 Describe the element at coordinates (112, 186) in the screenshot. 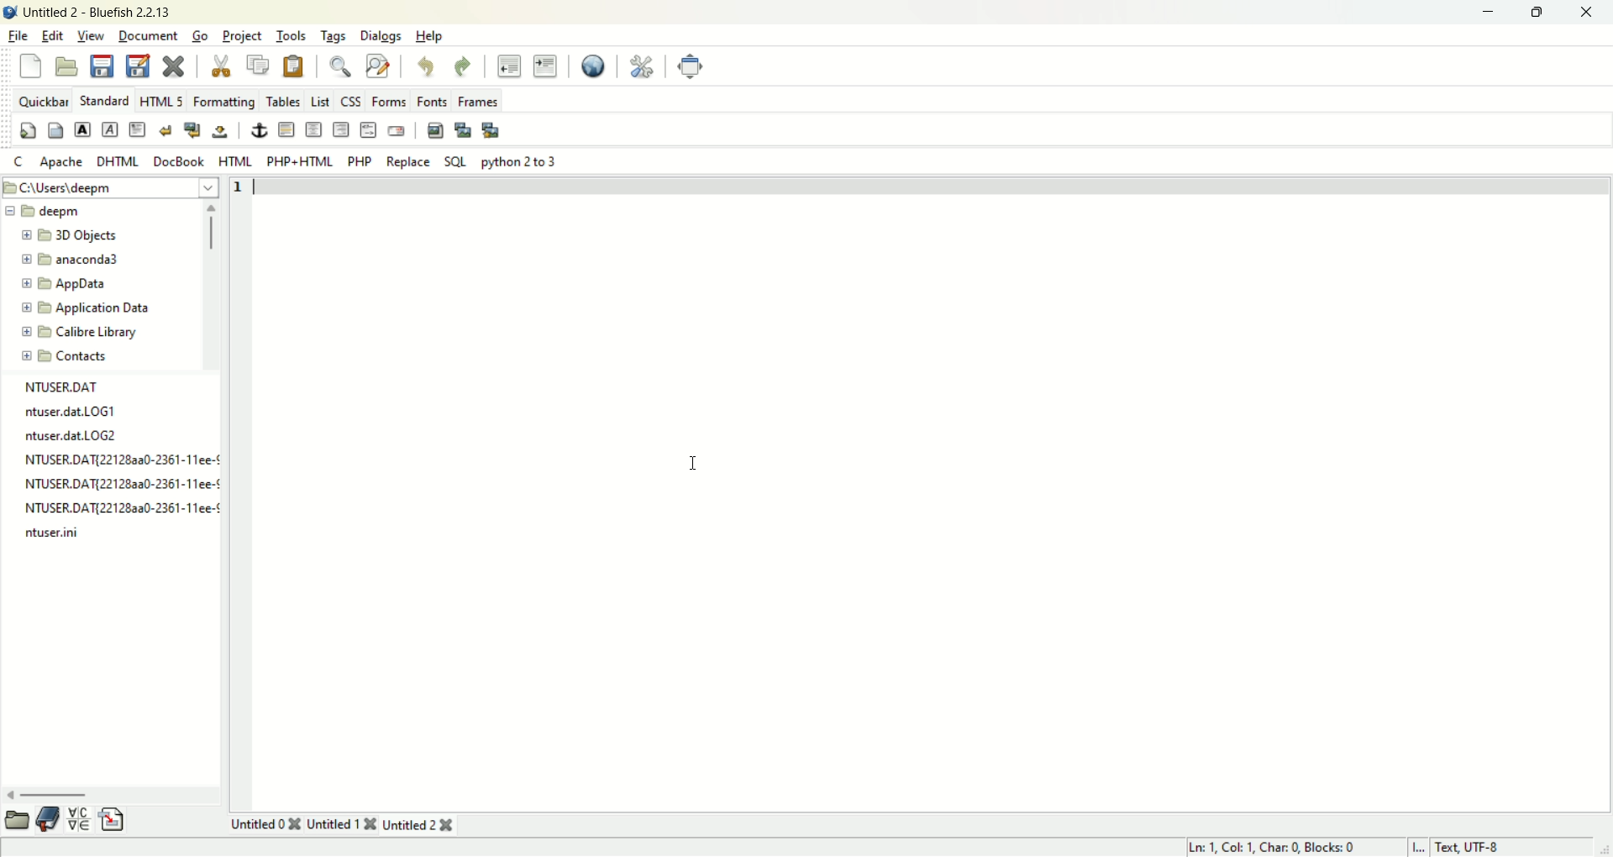

I see `location` at that location.